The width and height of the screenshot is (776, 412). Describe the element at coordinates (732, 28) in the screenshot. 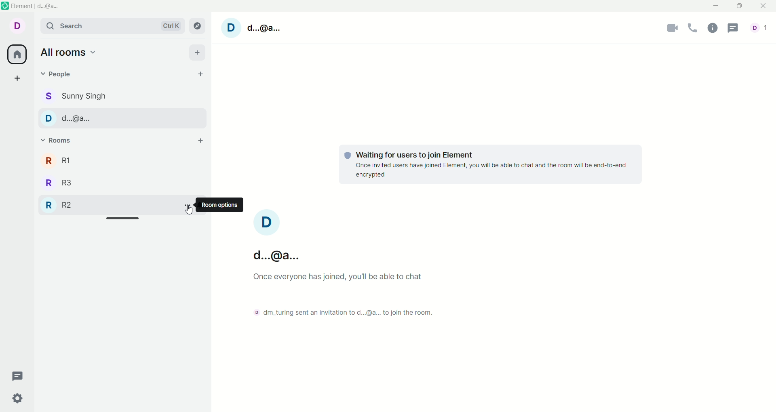

I see `threads` at that location.